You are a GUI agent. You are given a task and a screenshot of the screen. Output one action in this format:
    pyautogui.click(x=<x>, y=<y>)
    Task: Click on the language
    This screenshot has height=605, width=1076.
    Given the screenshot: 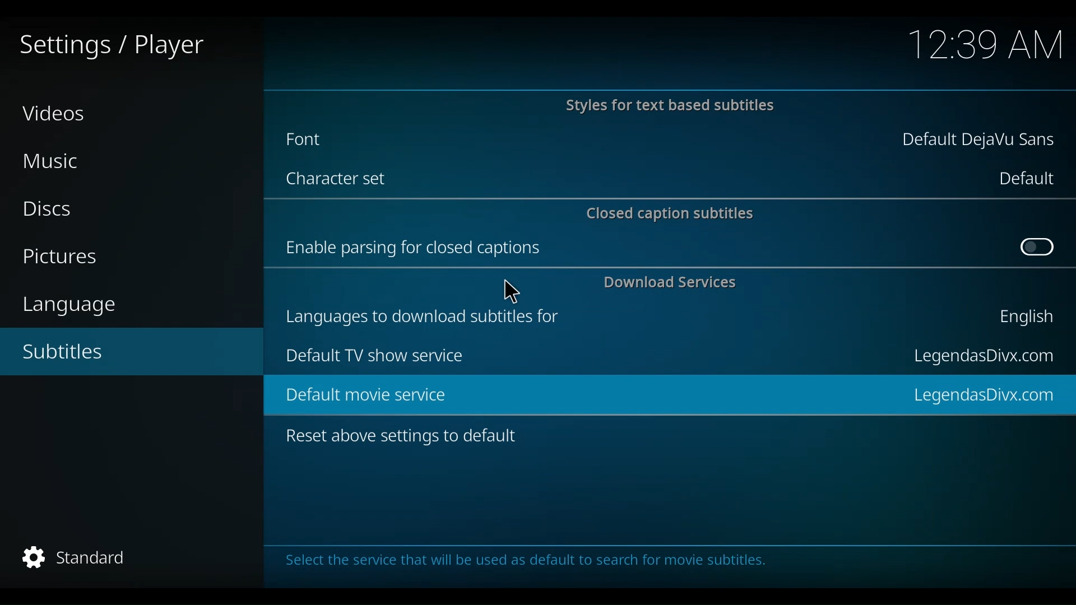 What is the action you would take?
    pyautogui.click(x=76, y=305)
    